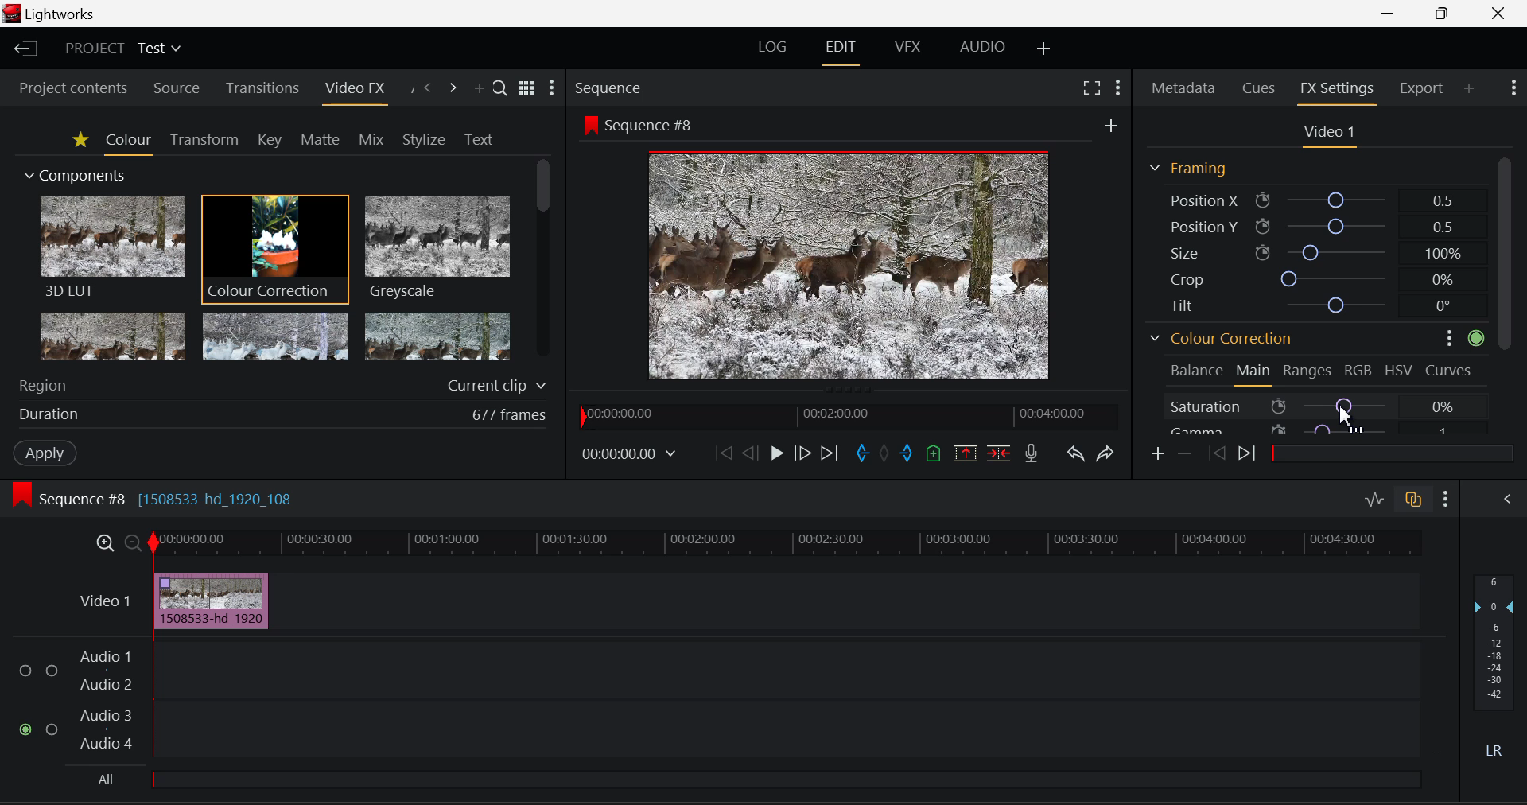 The width and height of the screenshot is (1527, 805). Describe the element at coordinates (1159, 454) in the screenshot. I see `Add keyframe` at that location.